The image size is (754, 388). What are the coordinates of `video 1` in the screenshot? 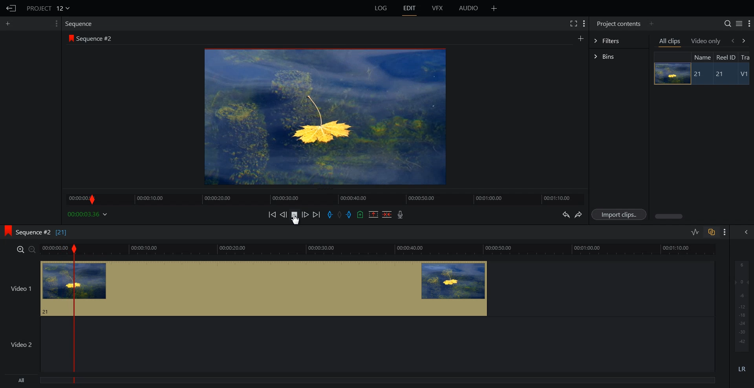 It's located at (245, 287).